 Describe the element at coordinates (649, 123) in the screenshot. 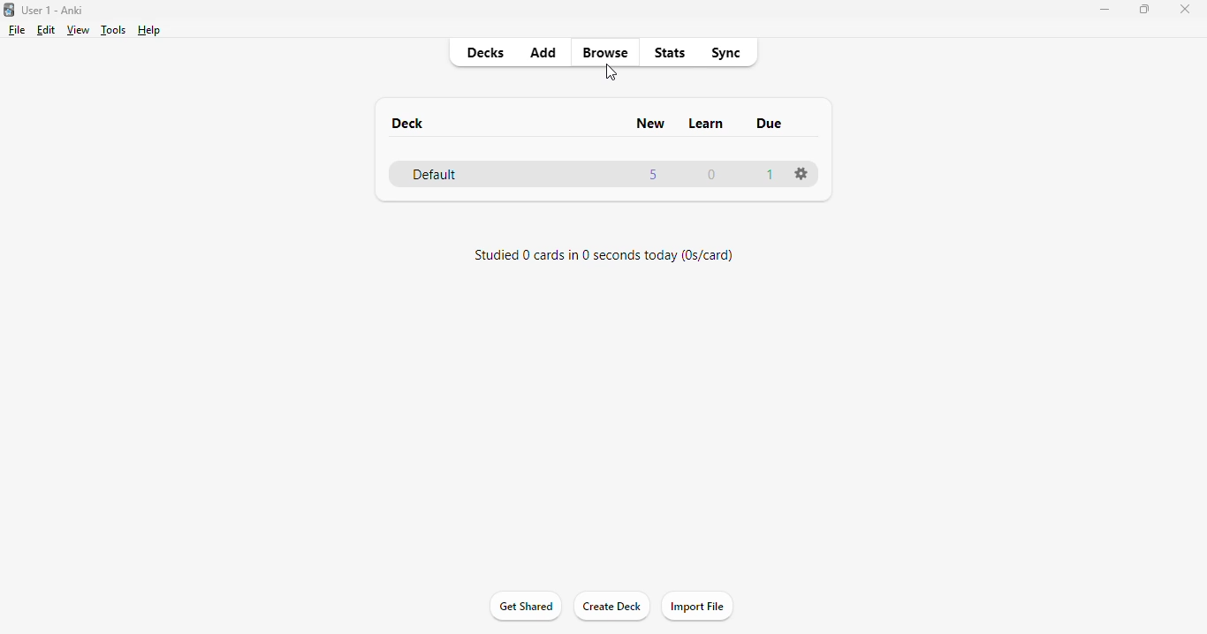

I see `new` at that location.